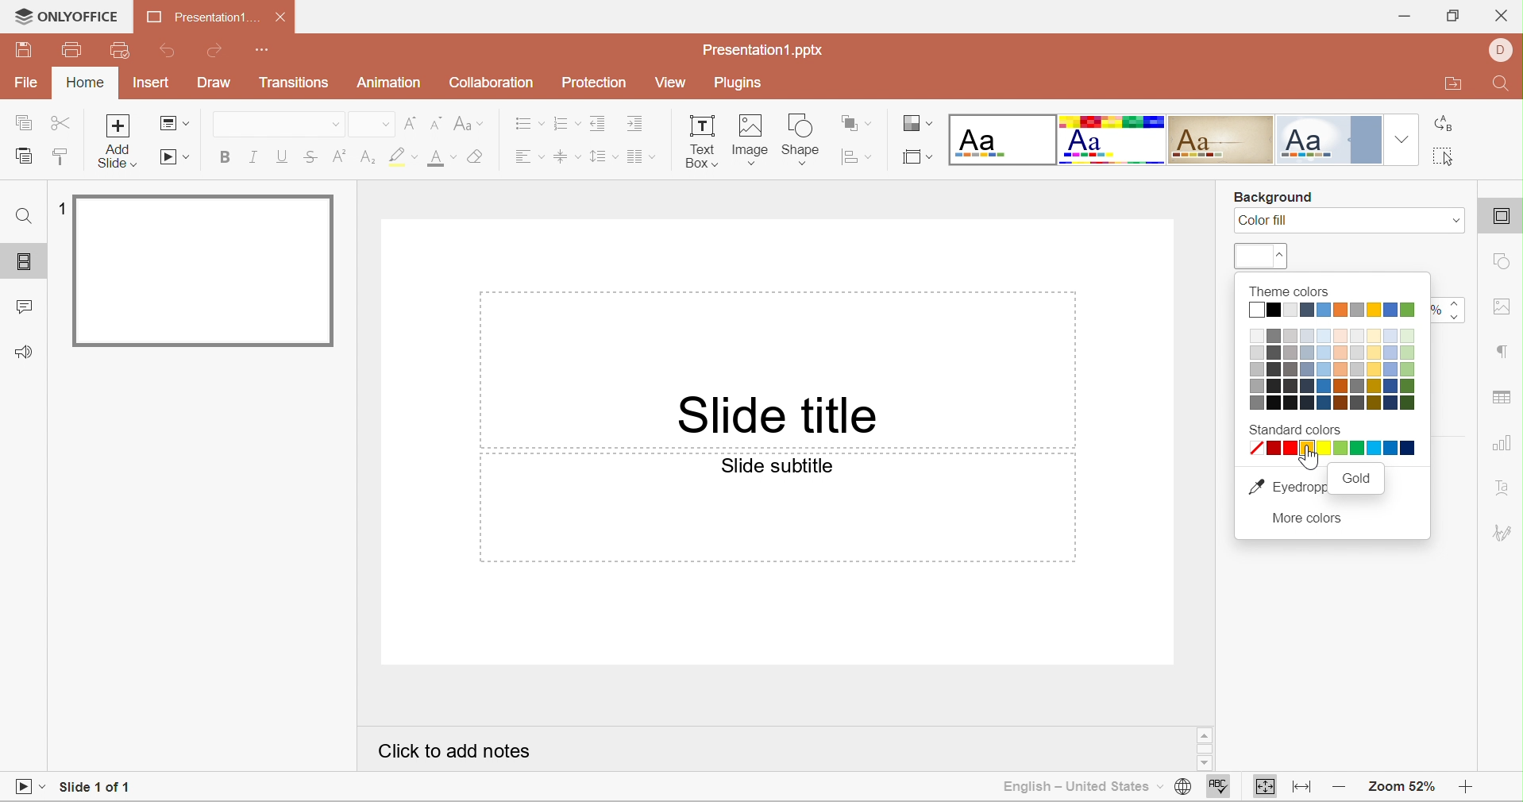 The image size is (1523, 802). What do you see at coordinates (1304, 519) in the screenshot?
I see `More color options` at bounding box center [1304, 519].